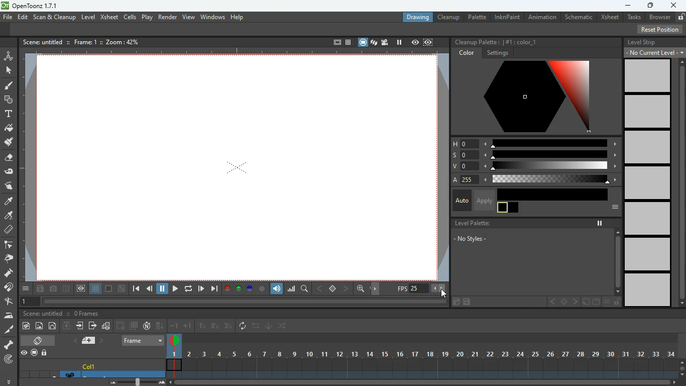  I want to click on unlocked, so click(680, 17).